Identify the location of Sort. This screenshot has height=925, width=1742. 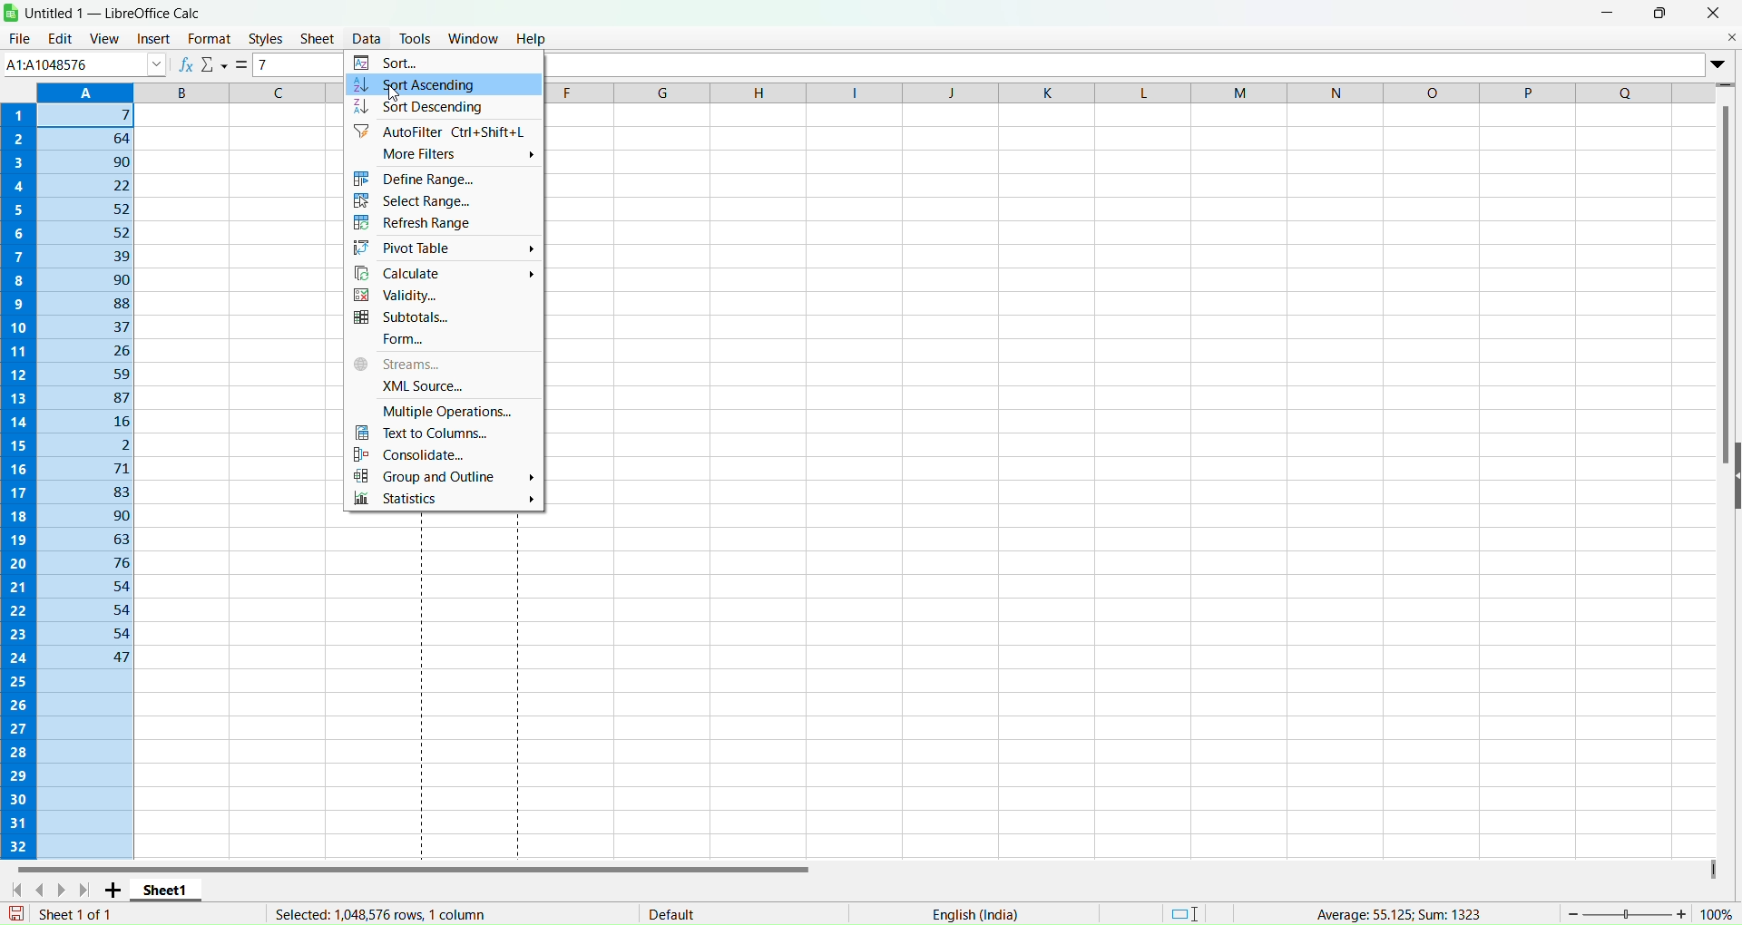
(392, 62).